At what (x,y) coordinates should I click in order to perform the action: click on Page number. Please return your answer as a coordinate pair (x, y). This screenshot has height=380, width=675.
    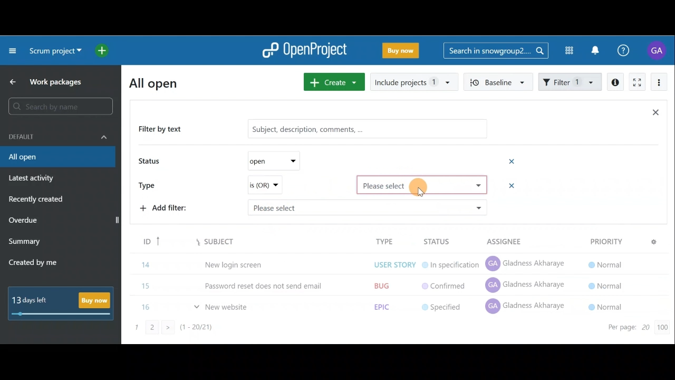
    Looking at the image, I should click on (190, 330).